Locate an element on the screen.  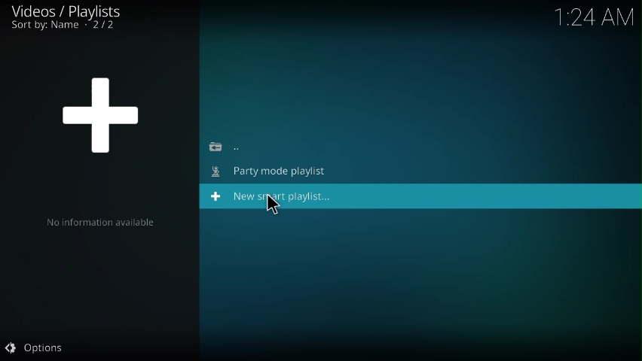
party mode playlist is located at coordinates (274, 171).